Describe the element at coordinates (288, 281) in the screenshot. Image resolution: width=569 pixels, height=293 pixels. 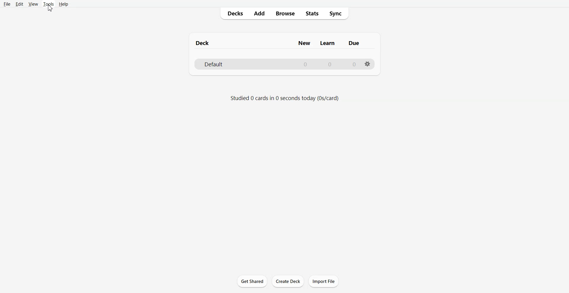
I see `Create Deck` at that location.